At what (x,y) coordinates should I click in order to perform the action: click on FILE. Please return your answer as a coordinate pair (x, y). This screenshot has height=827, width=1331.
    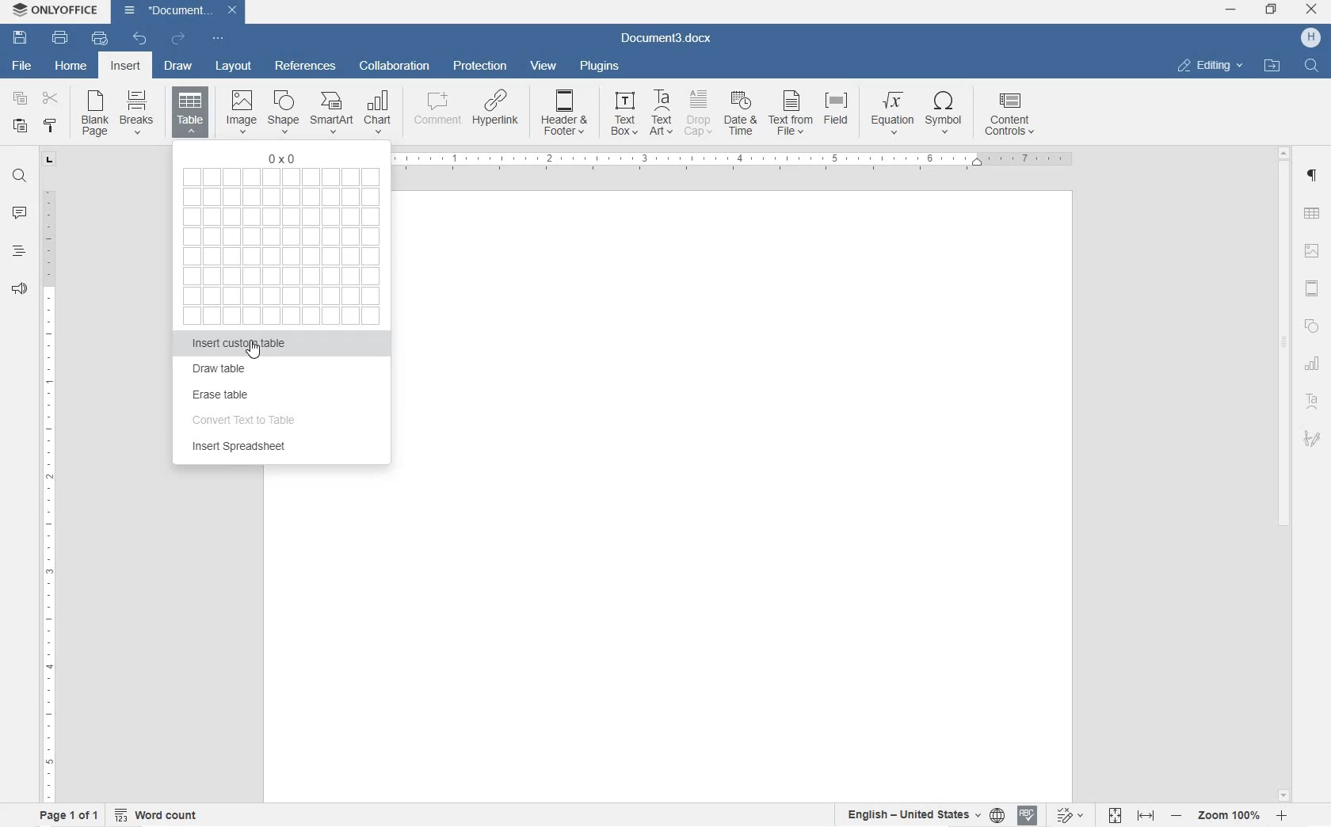
    Looking at the image, I should click on (18, 66).